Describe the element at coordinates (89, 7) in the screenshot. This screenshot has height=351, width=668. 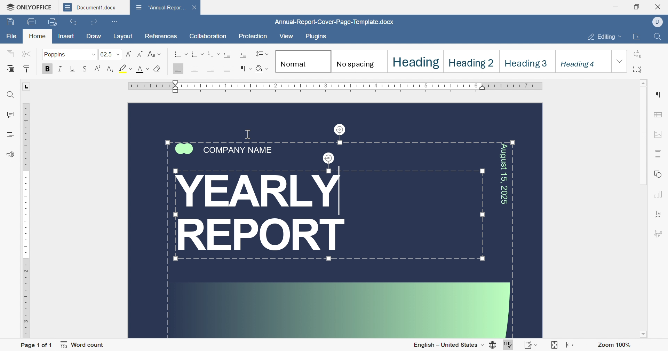
I see `Document1.d` at that location.